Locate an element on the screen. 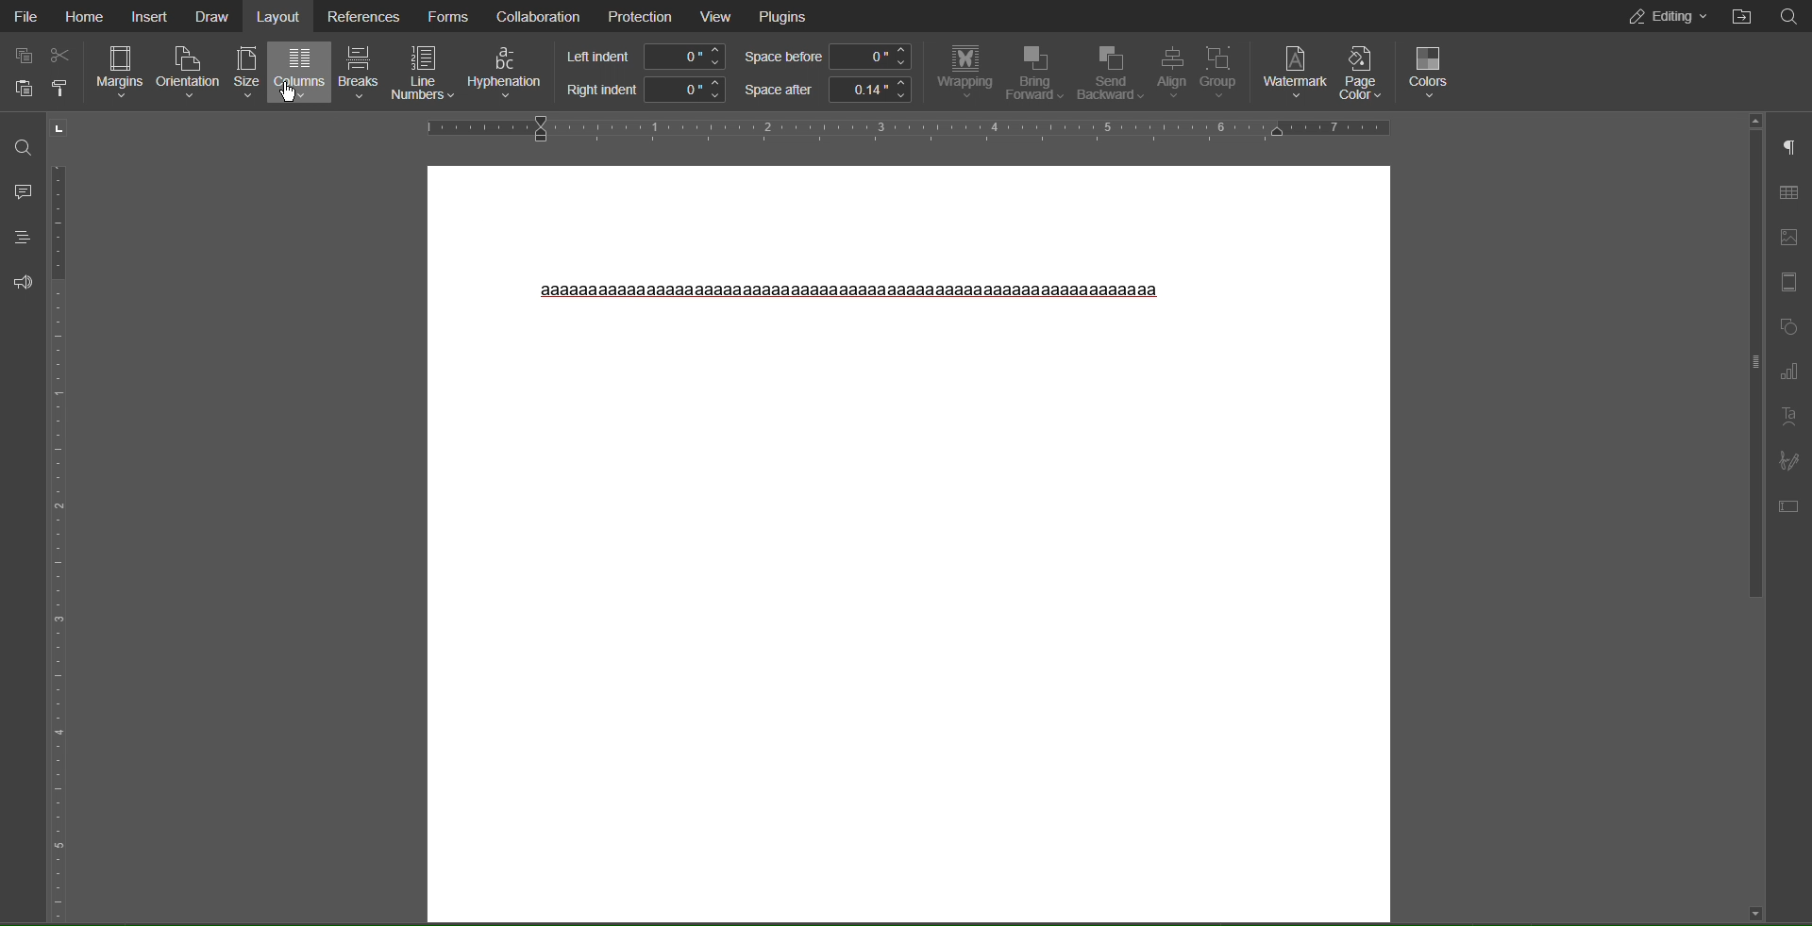 The image size is (1812, 926). Hyphenation is located at coordinates (508, 74).